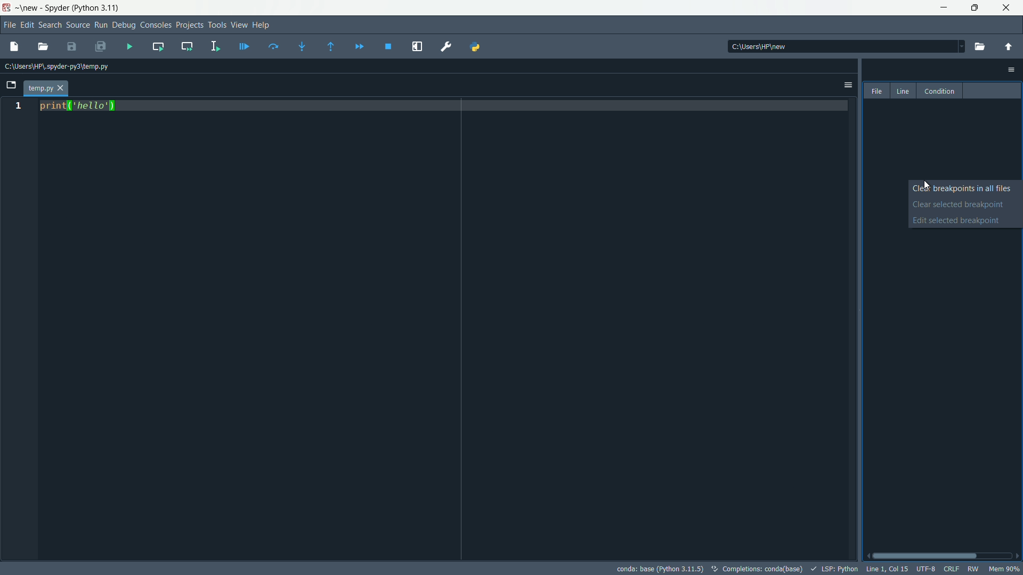 Image resolution: width=1023 pixels, height=575 pixels. What do you see at coordinates (45, 88) in the screenshot?
I see `temp.py tab` at bounding box center [45, 88].